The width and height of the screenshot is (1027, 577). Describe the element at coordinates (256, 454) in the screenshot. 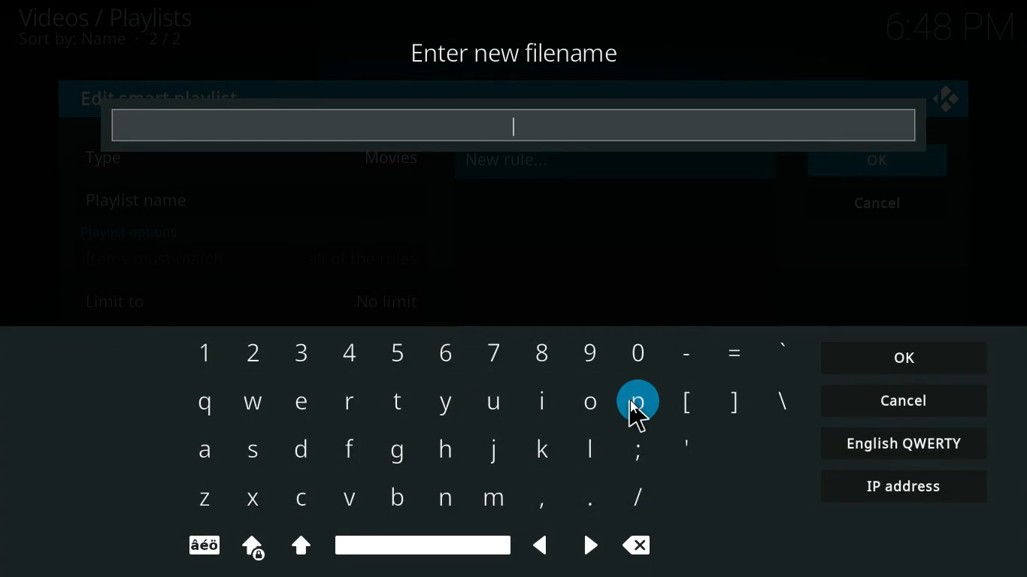

I see `S` at that location.